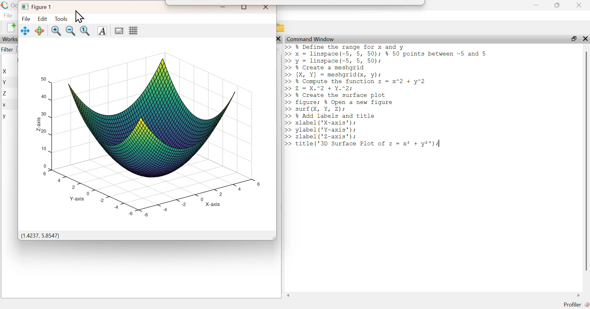 The image size is (590, 309). I want to click on fit to screen, so click(85, 31).